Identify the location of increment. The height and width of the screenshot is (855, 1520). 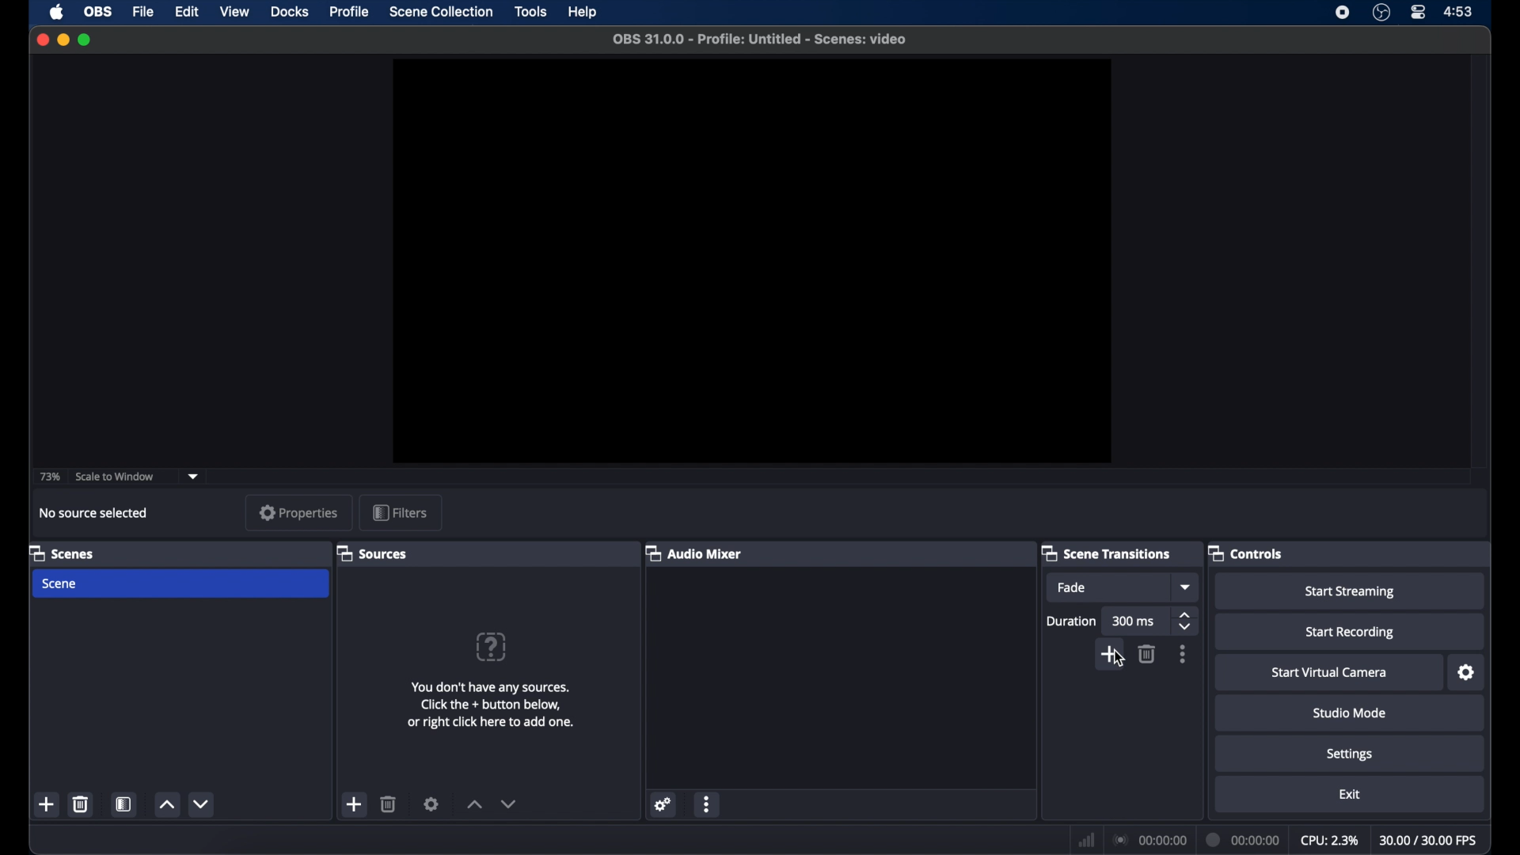
(166, 806).